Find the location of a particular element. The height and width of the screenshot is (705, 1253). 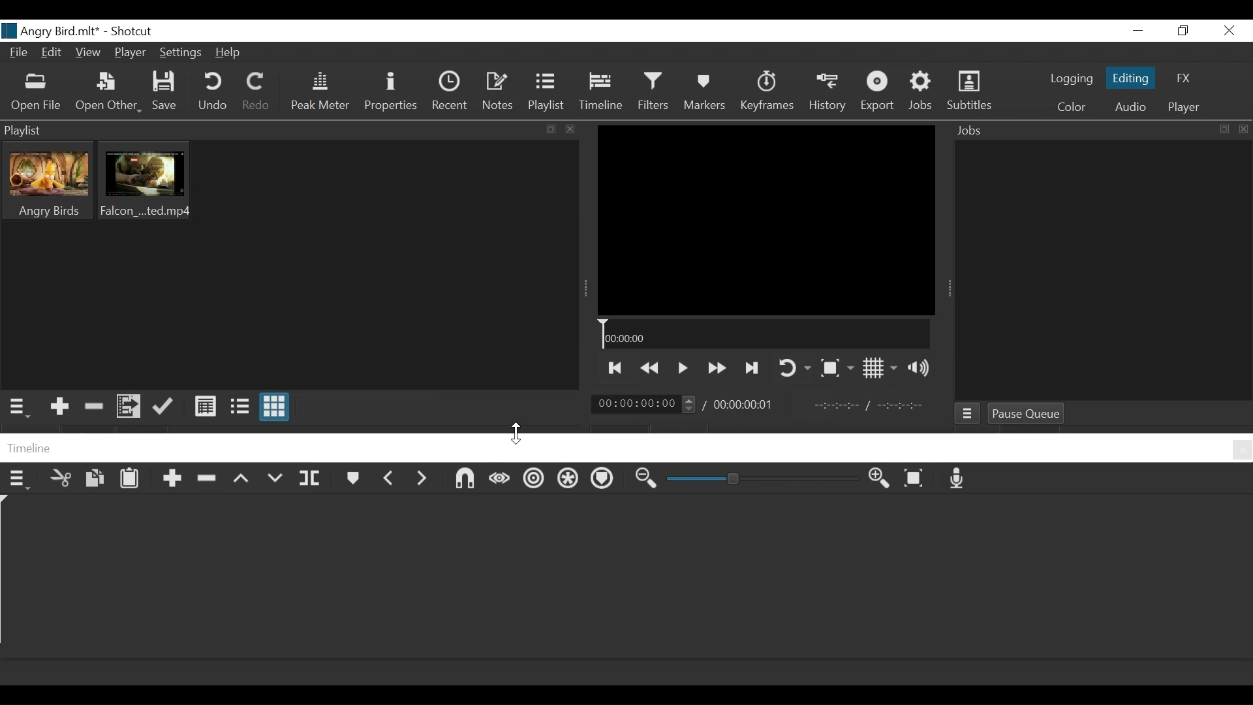

Undo is located at coordinates (213, 93).